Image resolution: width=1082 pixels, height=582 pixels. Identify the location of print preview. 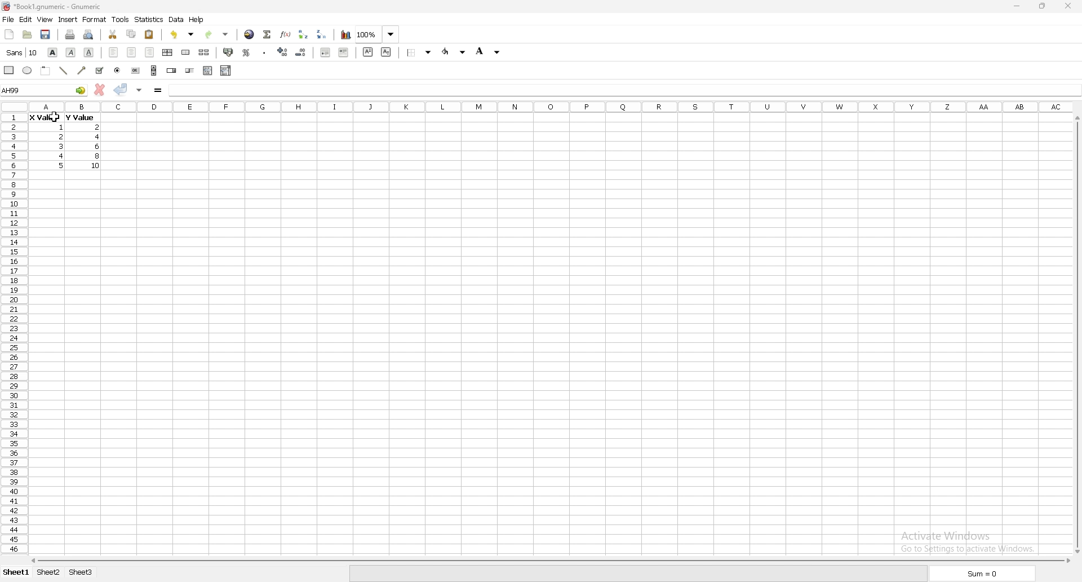
(89, 34).